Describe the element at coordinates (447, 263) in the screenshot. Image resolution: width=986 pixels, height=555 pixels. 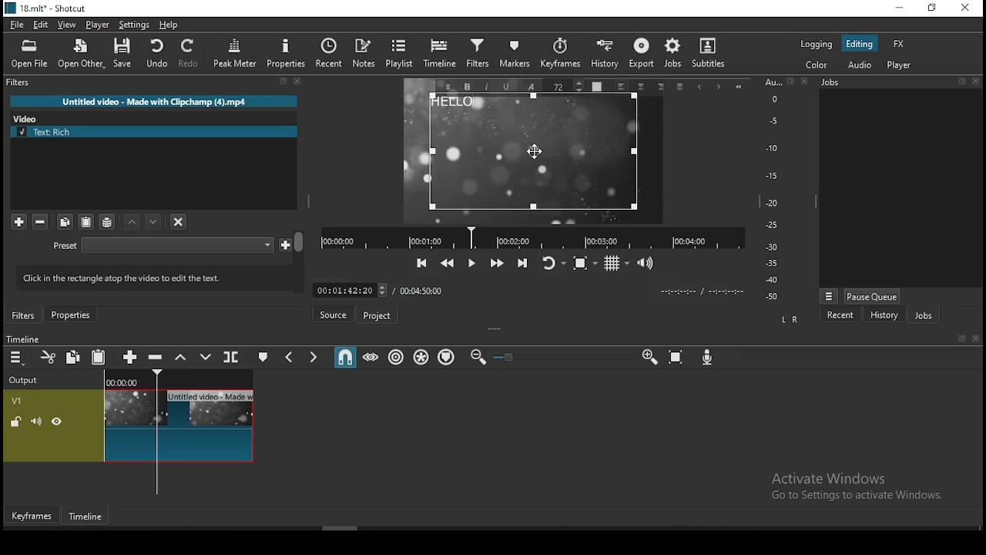
I see `play quickly backwards` at that location.